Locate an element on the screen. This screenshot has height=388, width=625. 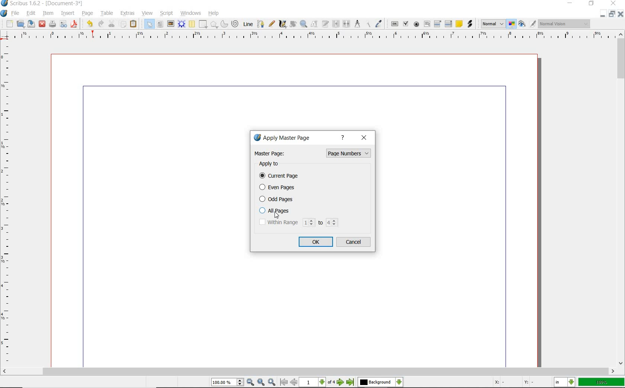
select the current layer is located at coordinates (379, 382).